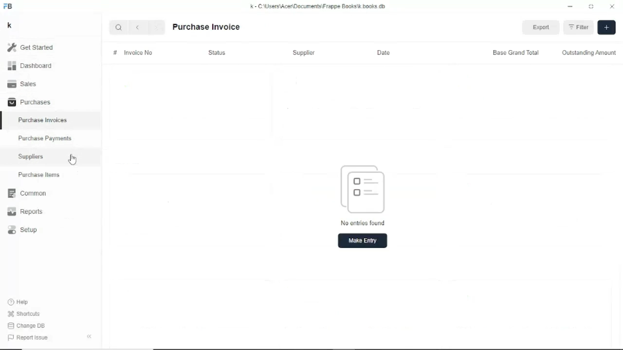 The width and height of the screenshot is (623, 350). I want to click on Base grand total, so click(515, 52).